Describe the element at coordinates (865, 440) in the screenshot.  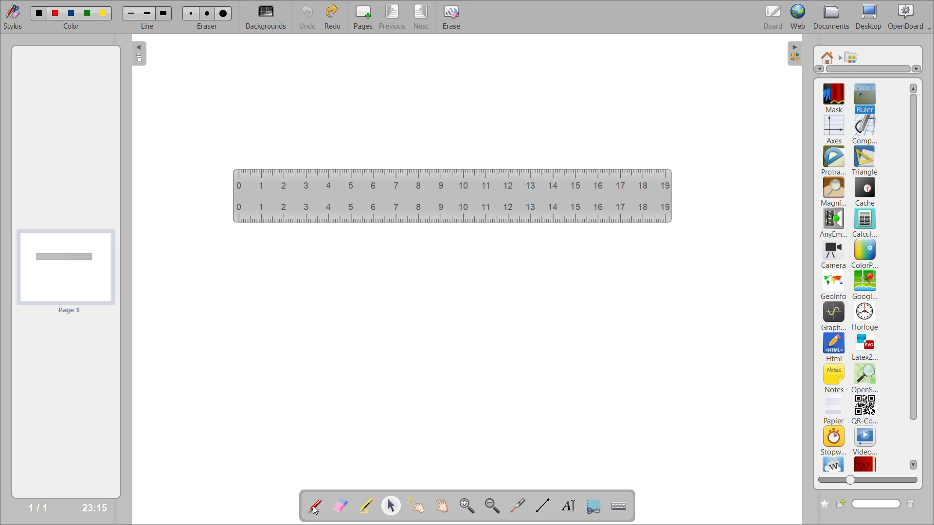
I see `video` at that location.